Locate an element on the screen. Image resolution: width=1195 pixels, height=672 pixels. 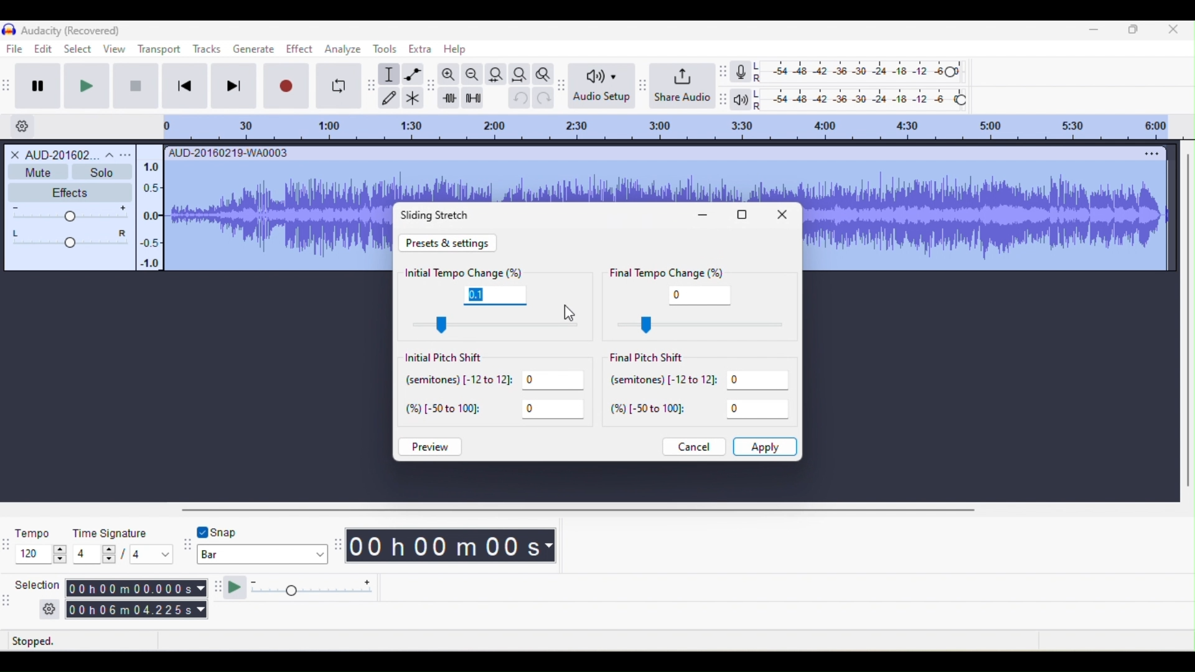
audacity time toolbar is located at coordinates (337, 544).